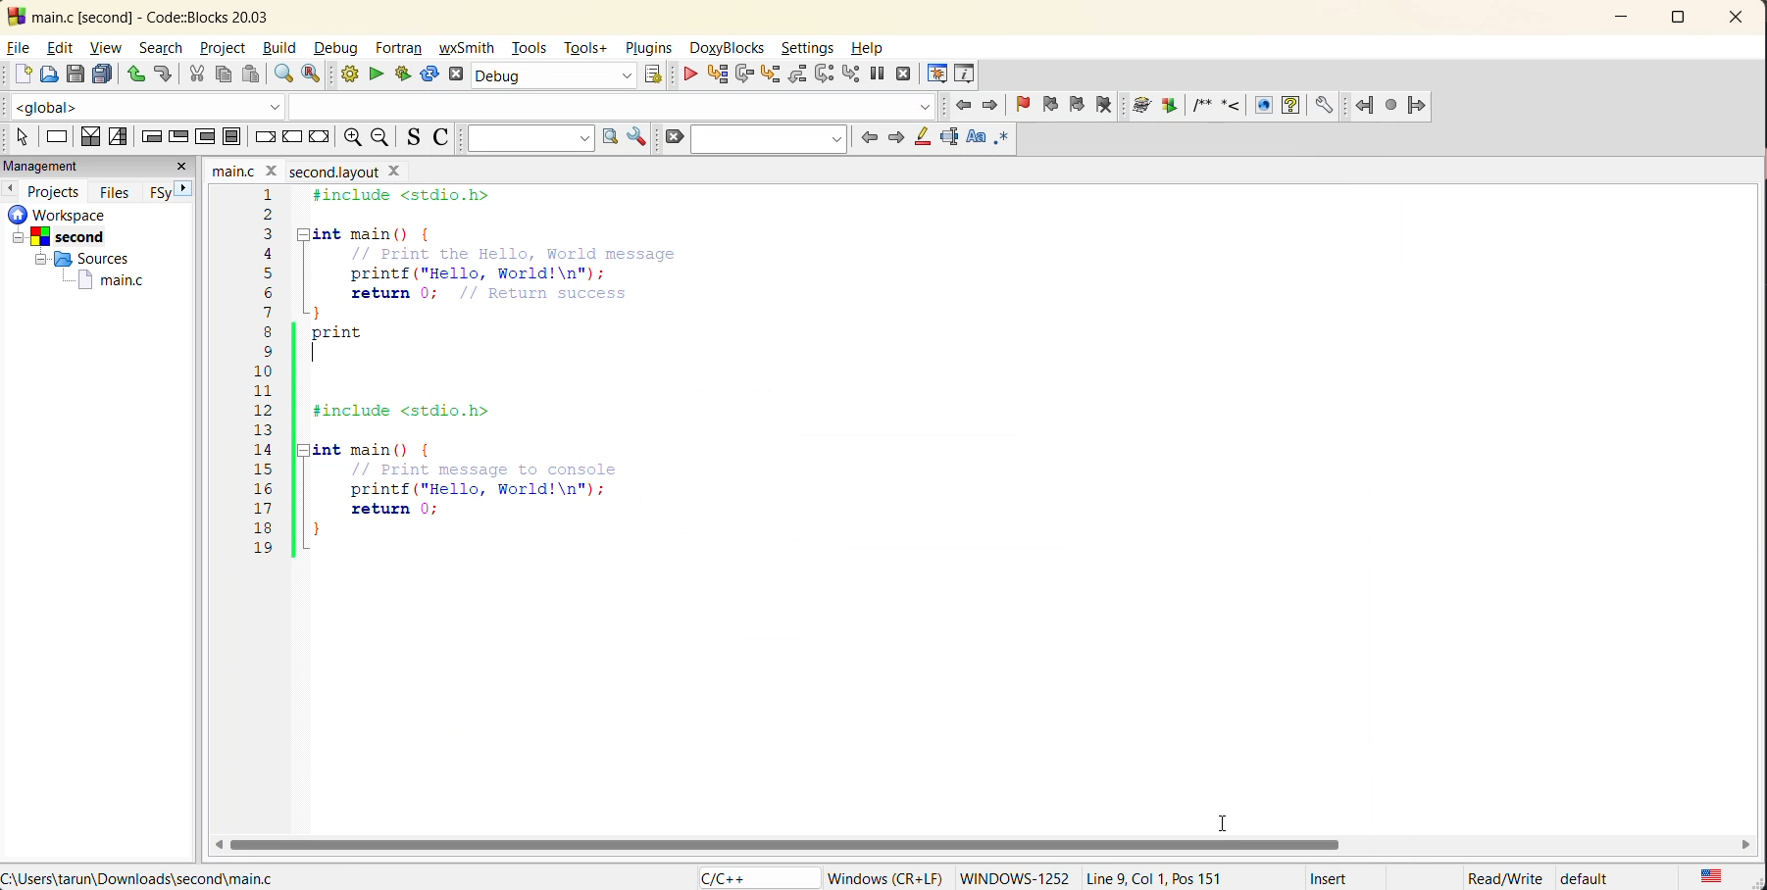 Image resolution: width=1767 pixels, height=890 pixels. What do you see at coordinates (744, 76) in the screenshot?
I see `next line` at bounding box center [744, 76].